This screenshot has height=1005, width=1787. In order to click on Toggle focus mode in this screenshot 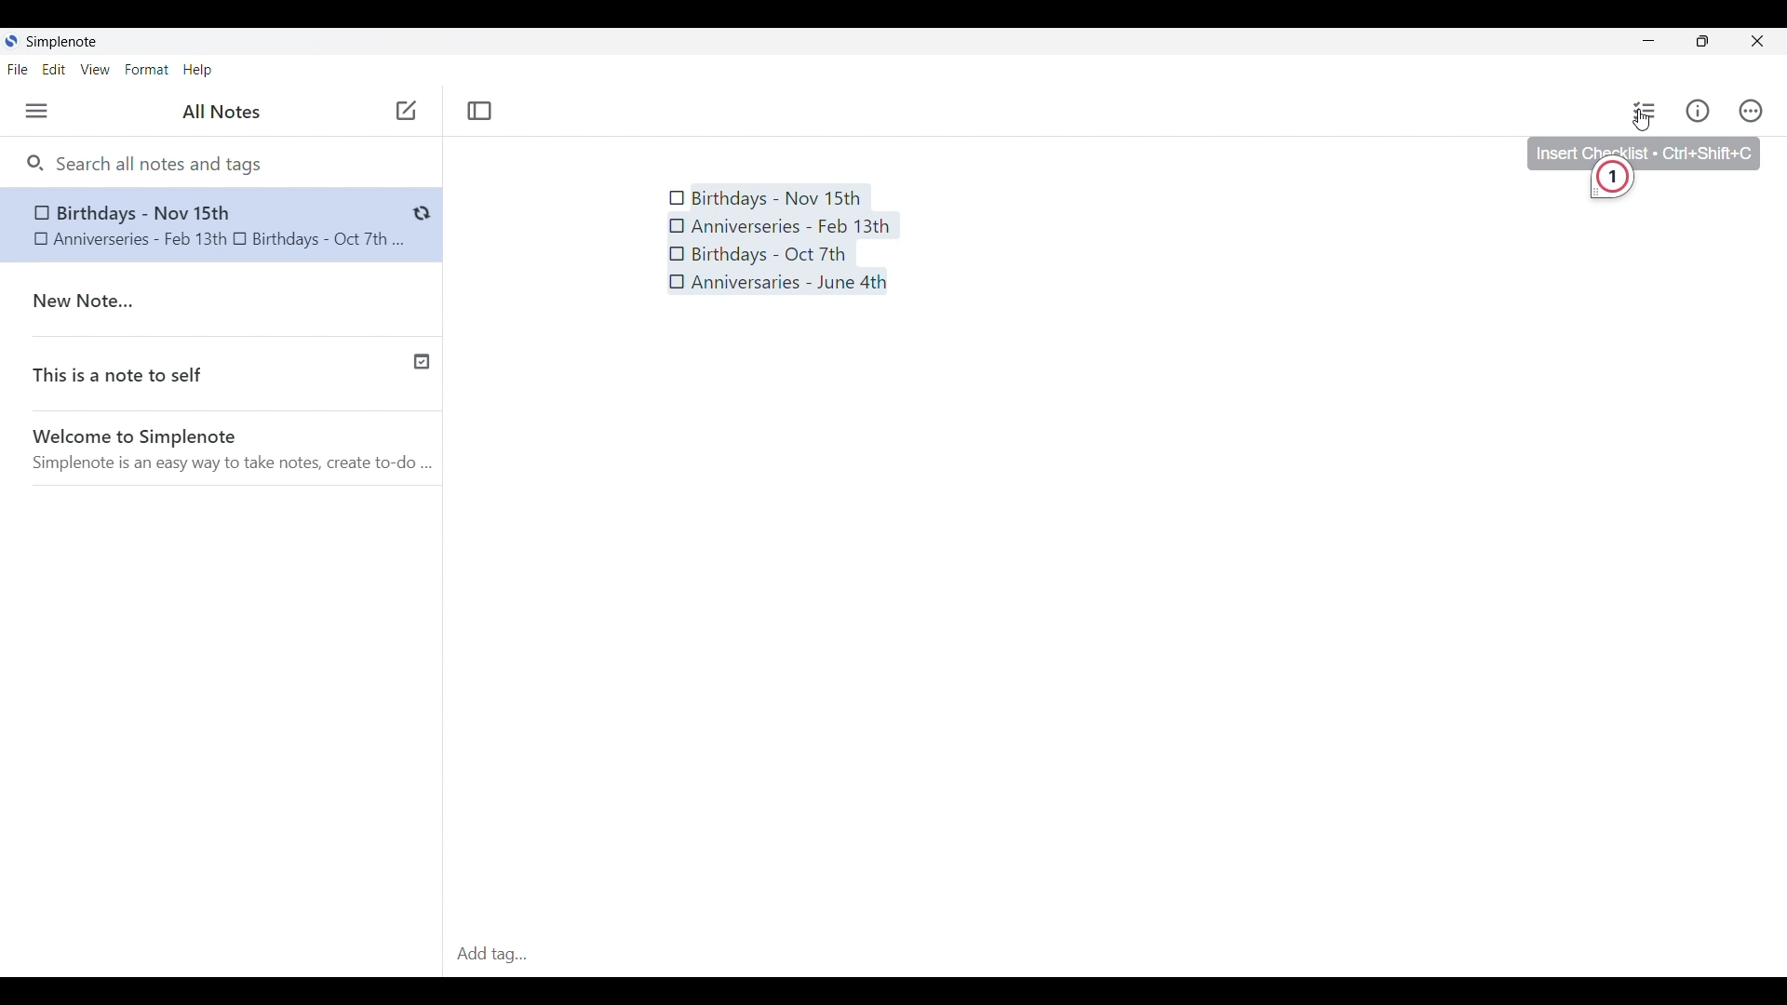, I will do `click(479, 111)`.